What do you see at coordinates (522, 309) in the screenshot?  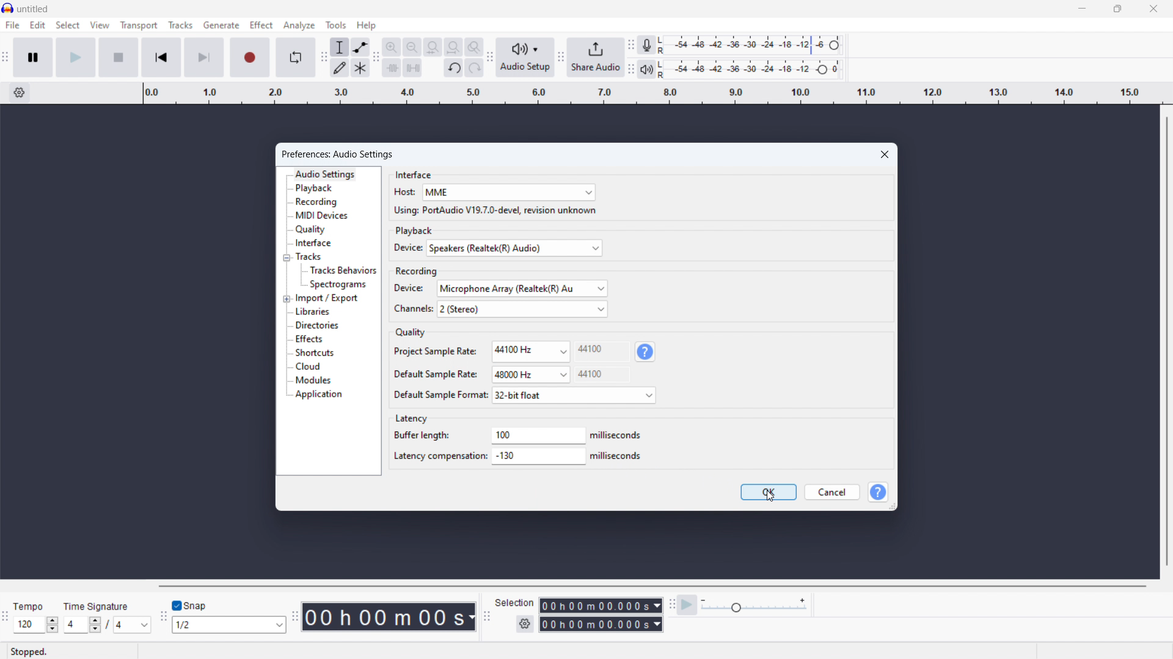 I see `channels` at bounding box center [522, 309].